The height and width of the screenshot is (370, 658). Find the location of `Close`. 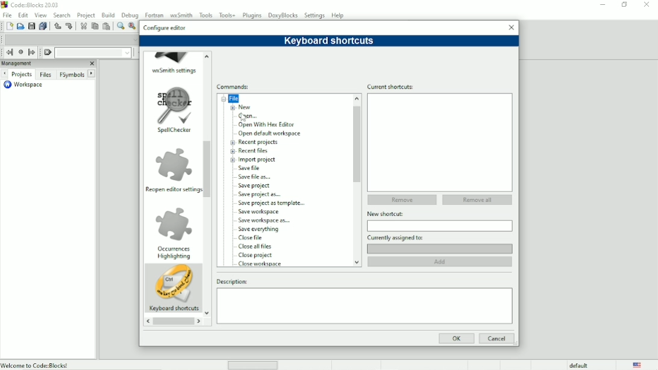

Close is located at coordinates (92, 63).